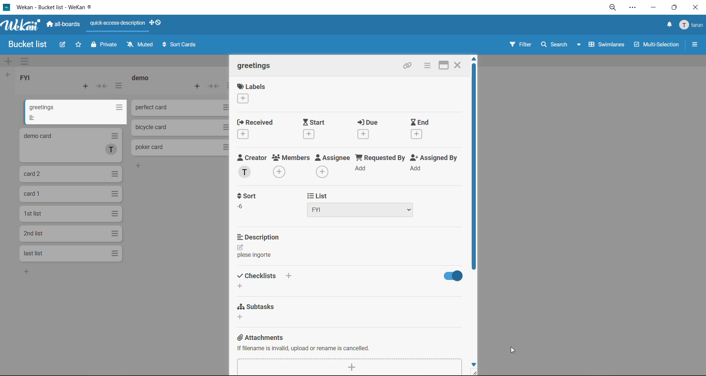 This screenshot has width=706, height=376. Describe the element at coordinates (689, 24) in the screenshot. I see `menu` at that location.